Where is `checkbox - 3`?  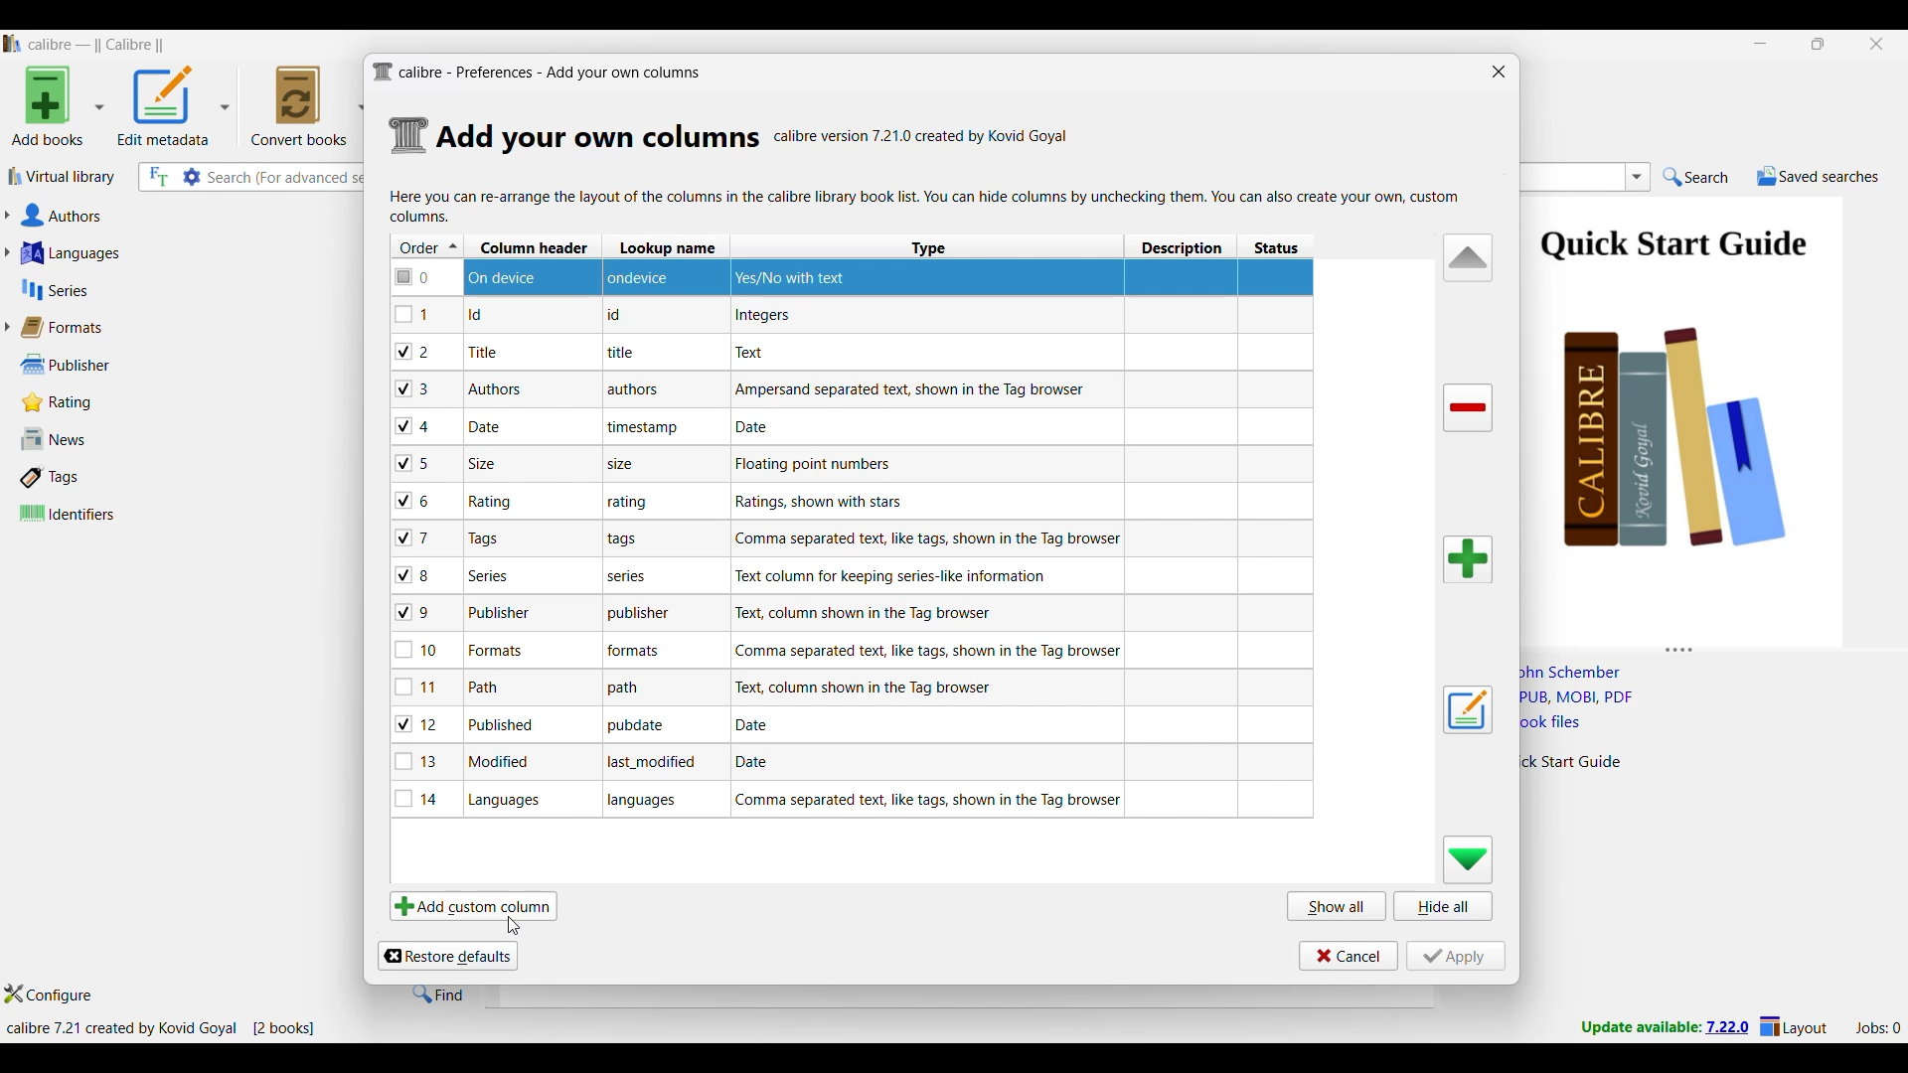
checkbox - 3 is located at coordinates (414, 389).